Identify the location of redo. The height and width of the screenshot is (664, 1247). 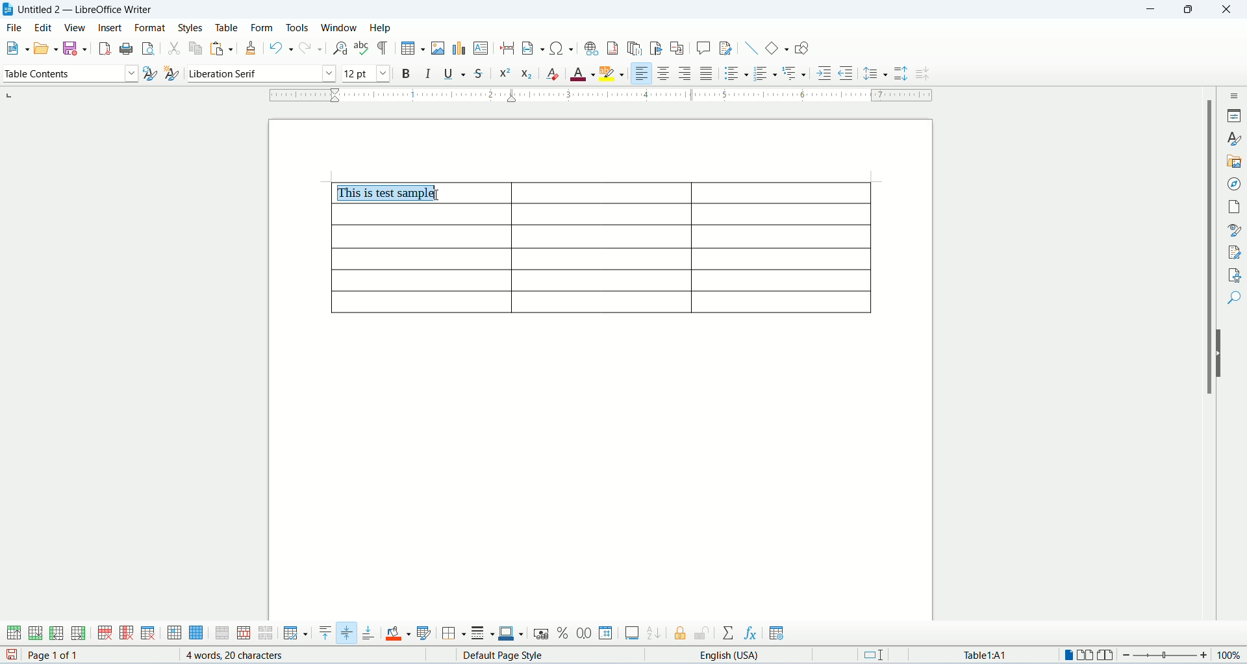
(312, 47).